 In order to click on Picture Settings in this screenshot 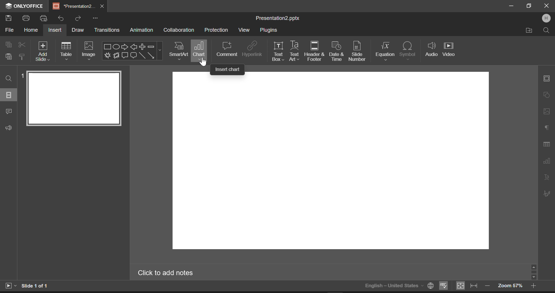, I will do `click(545, 111)`.